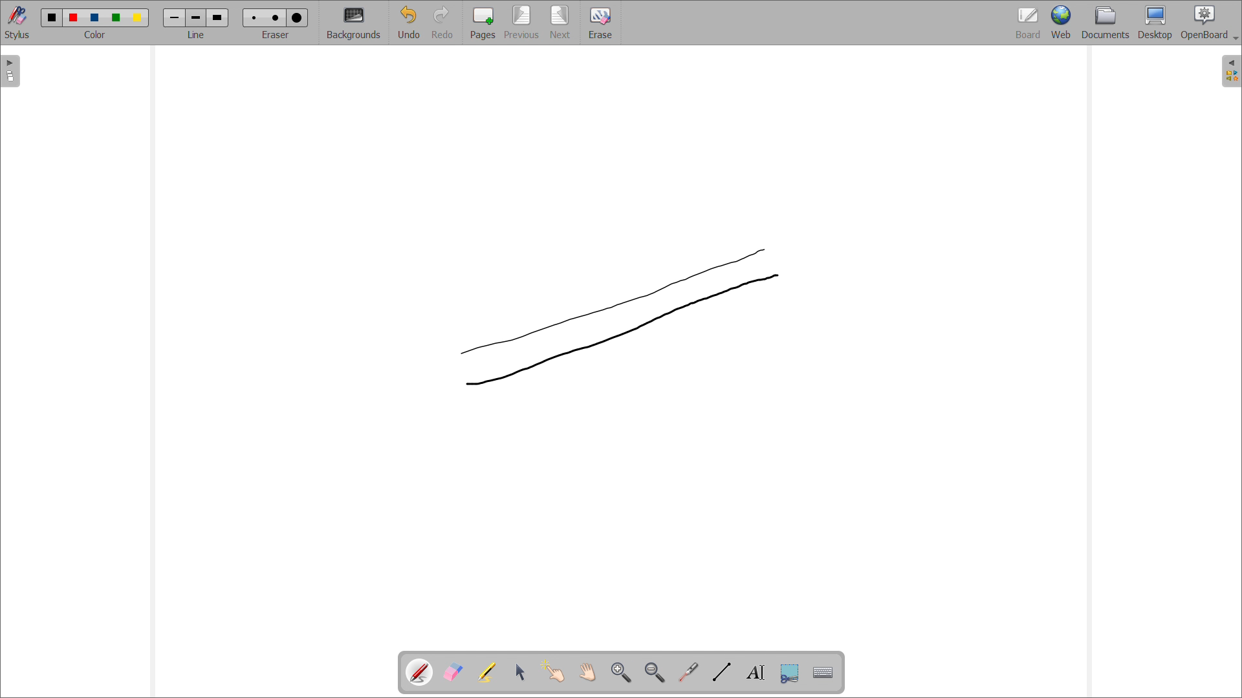 This screenshot has height=698, width=1242. I want to click on draw lines, so click(722, 672).